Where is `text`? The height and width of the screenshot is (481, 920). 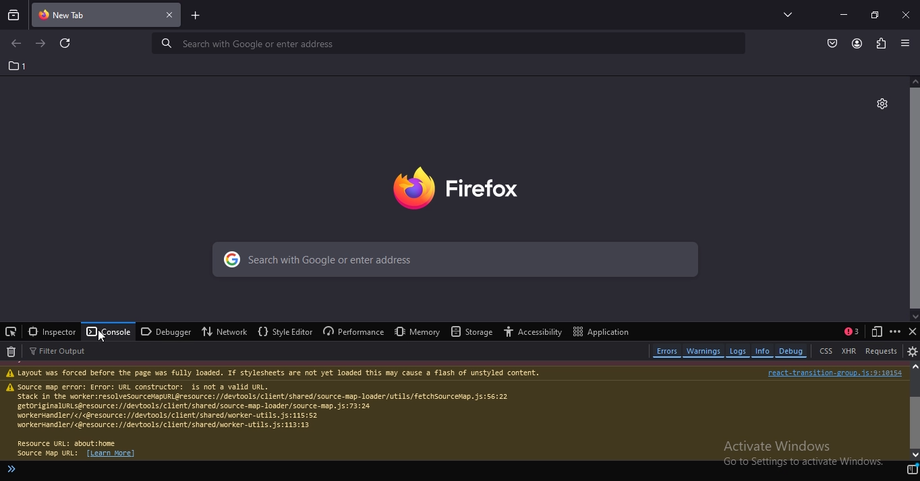 text is located at coordinates (453, 414).